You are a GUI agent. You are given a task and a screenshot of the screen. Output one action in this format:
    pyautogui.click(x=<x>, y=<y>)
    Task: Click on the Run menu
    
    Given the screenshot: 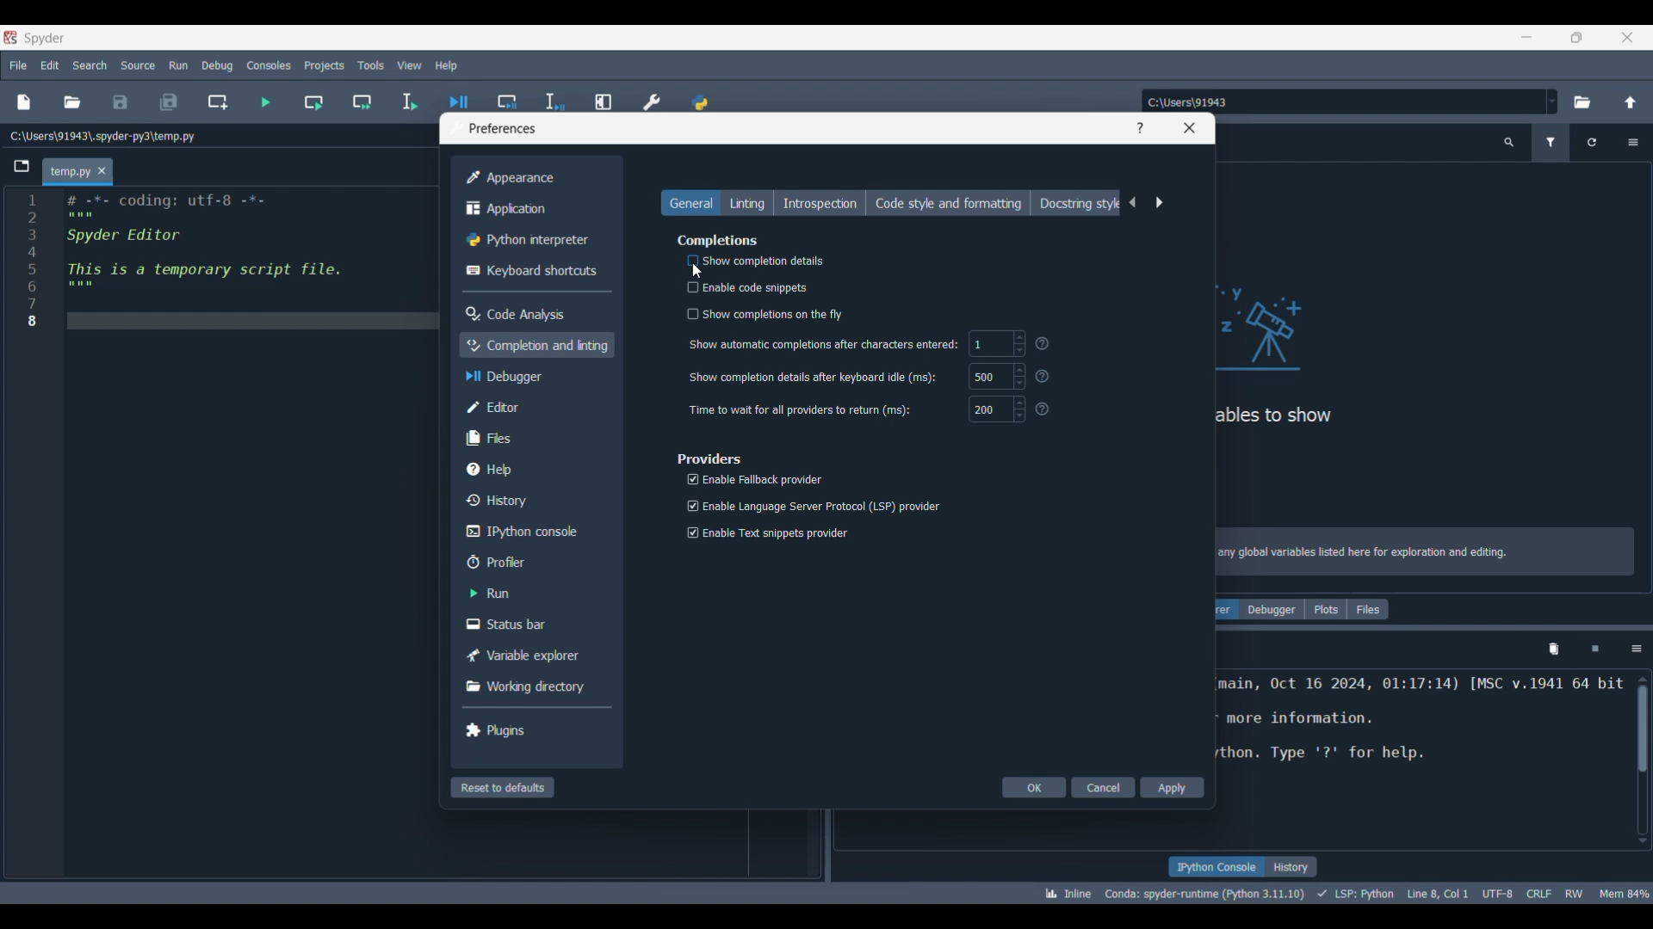 What is the action you would take?
    pyautogui.click(x=178, y=65)
    